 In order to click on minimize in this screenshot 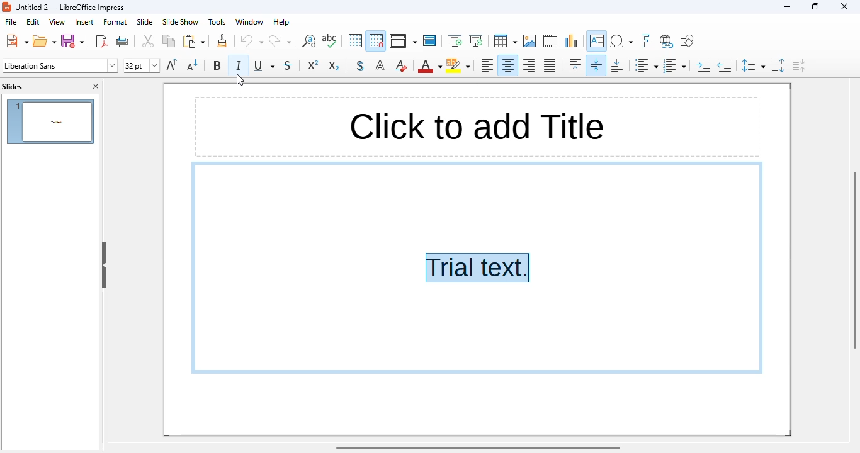, I will do `click(787, 7)`.